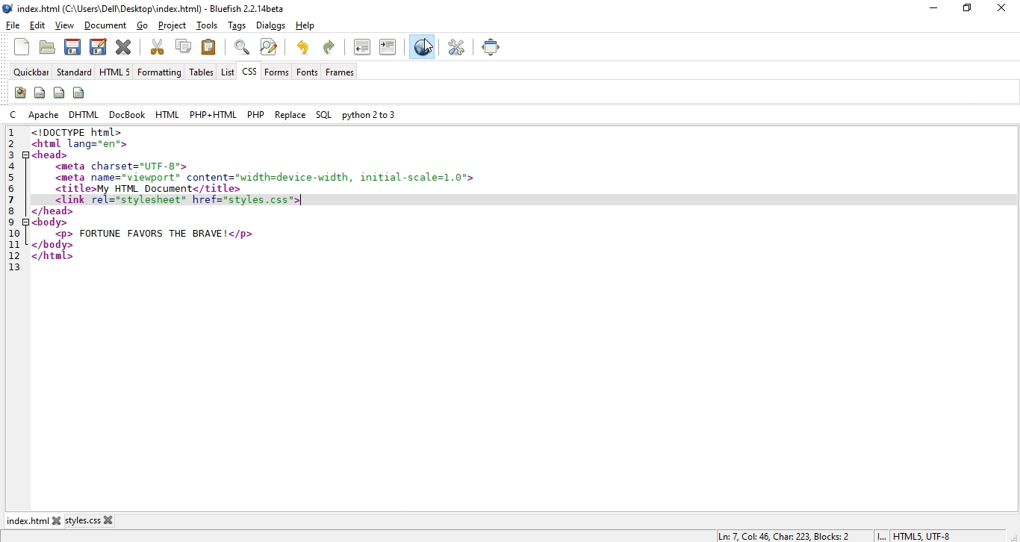  I want to click on HTMLS, UTF-8, so click(922, 536).